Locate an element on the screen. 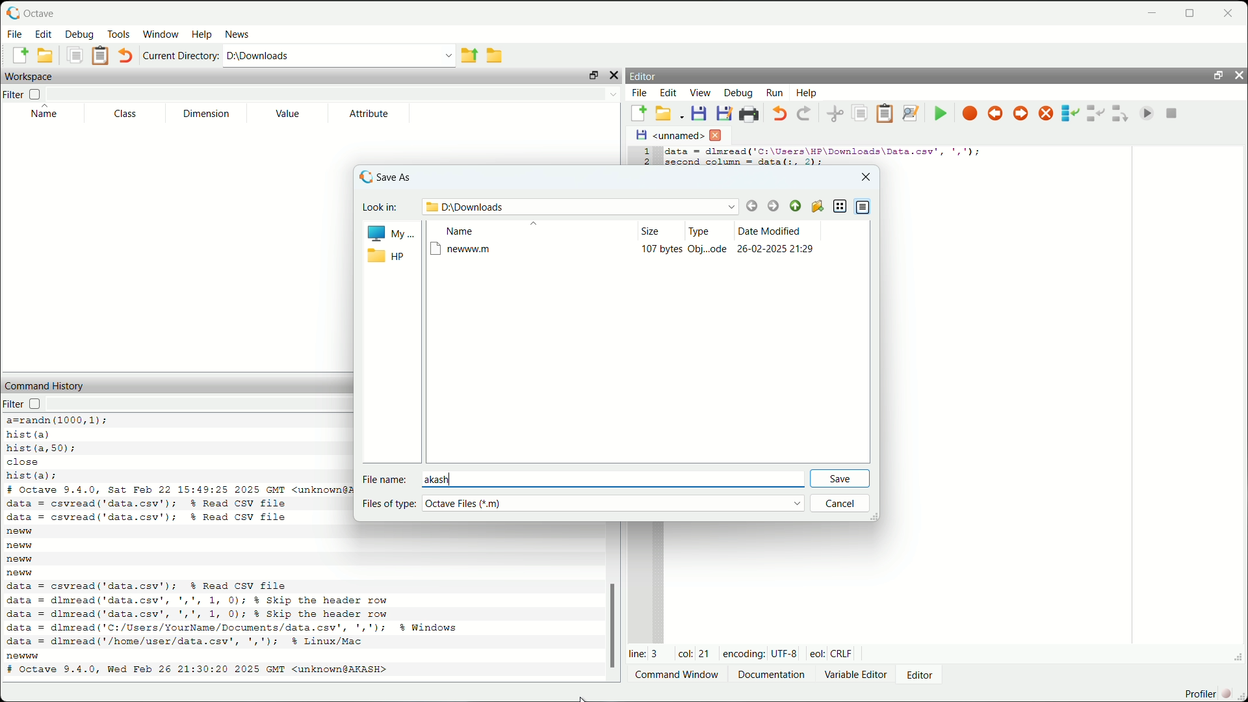 Image resolution: width=1248 pixels, height=702 pixels. step out is located at coordinates (1119, 115).